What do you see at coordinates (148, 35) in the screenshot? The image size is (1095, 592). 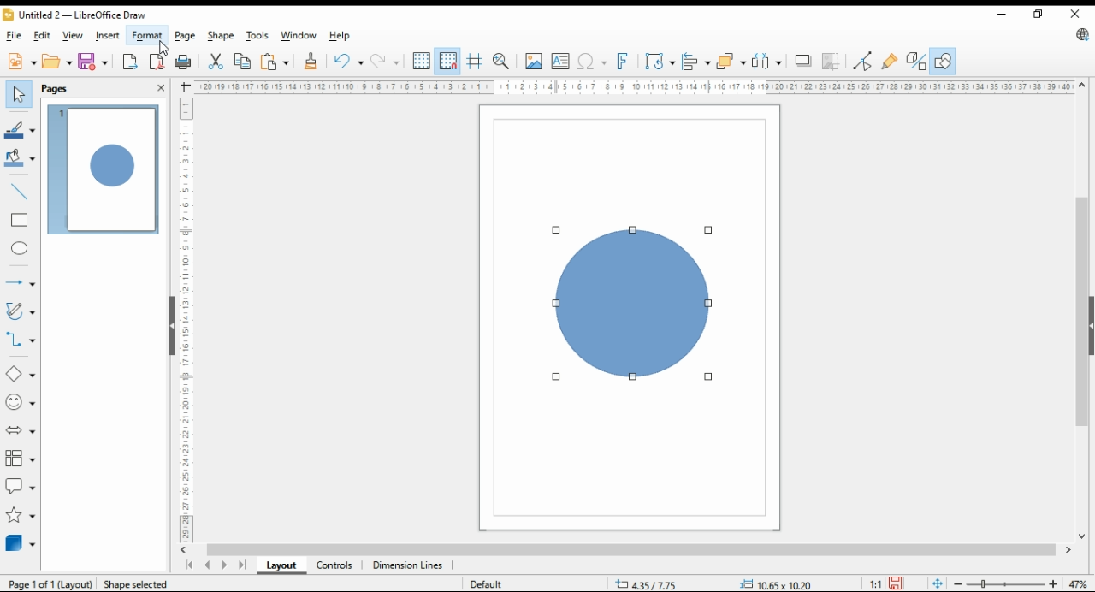 I see `format` at bounding box center [148, 35].